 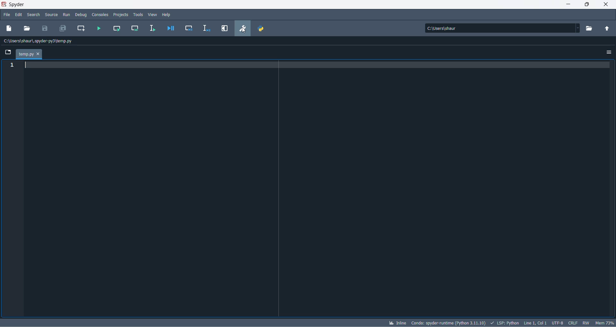 I want to click on open , so click(x=27, y=29).